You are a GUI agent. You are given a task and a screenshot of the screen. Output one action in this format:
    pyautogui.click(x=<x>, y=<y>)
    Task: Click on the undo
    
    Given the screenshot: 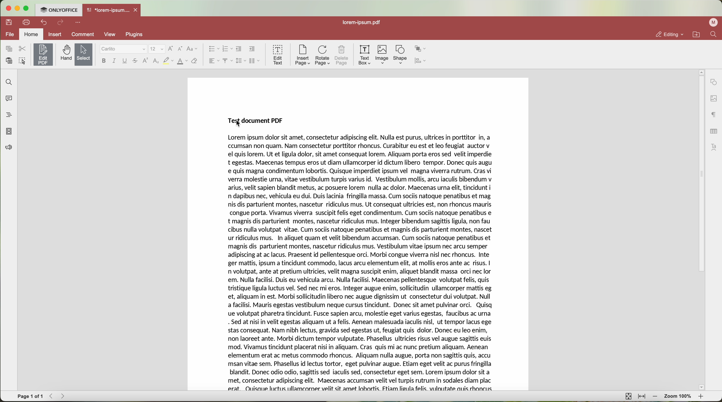 What is the action you would take?
    pyautogui.click(x=43, y=23)
    